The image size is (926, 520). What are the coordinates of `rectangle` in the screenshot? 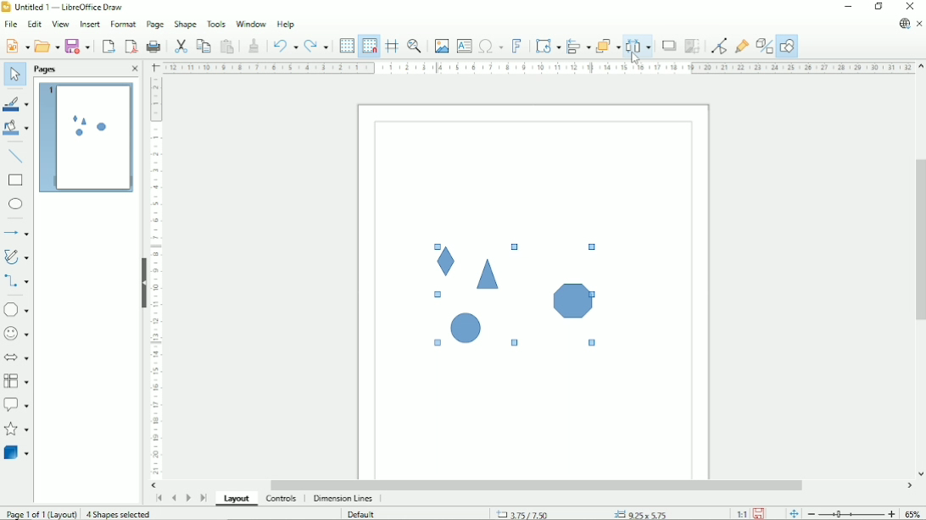 It's located at (15, 180).